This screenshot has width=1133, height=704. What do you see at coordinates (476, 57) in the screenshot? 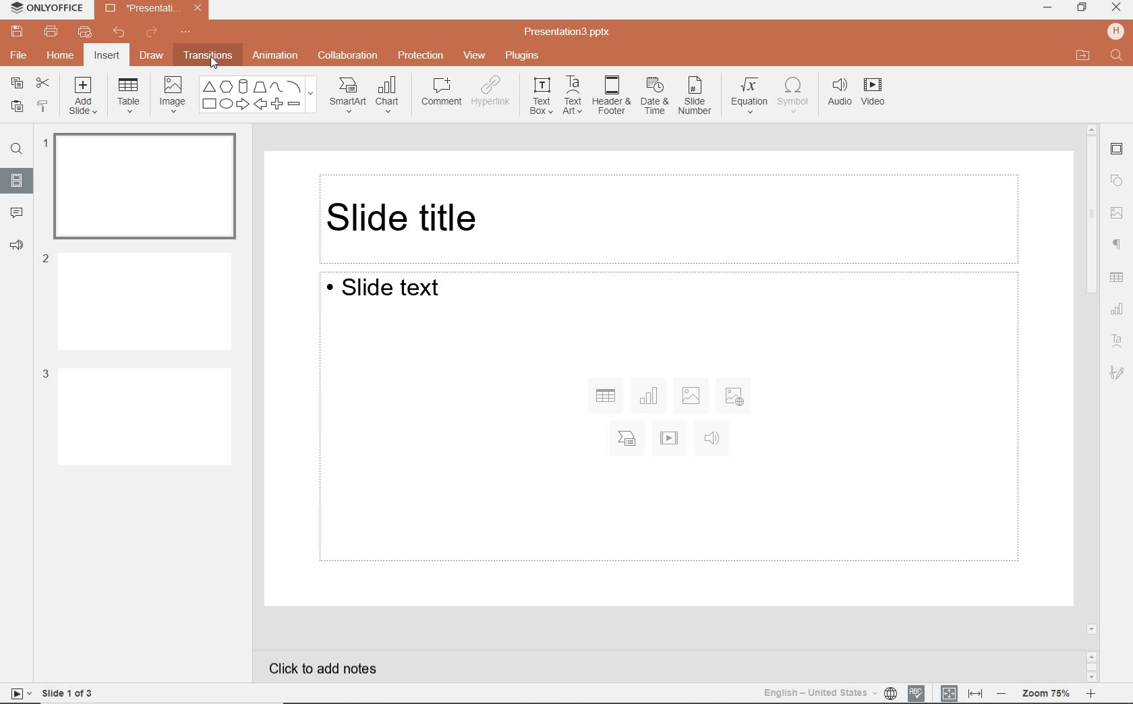
I see `view` at bounding box center [476, 57].